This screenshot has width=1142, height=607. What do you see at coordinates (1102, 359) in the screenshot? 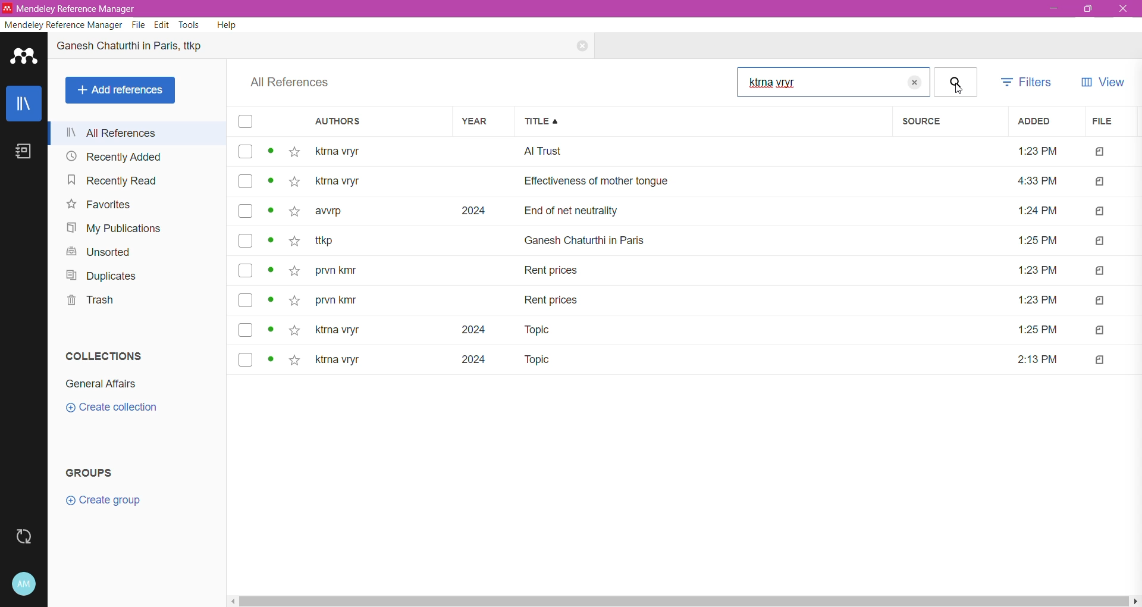
I see `file type` at bounding box center [1102, 359].